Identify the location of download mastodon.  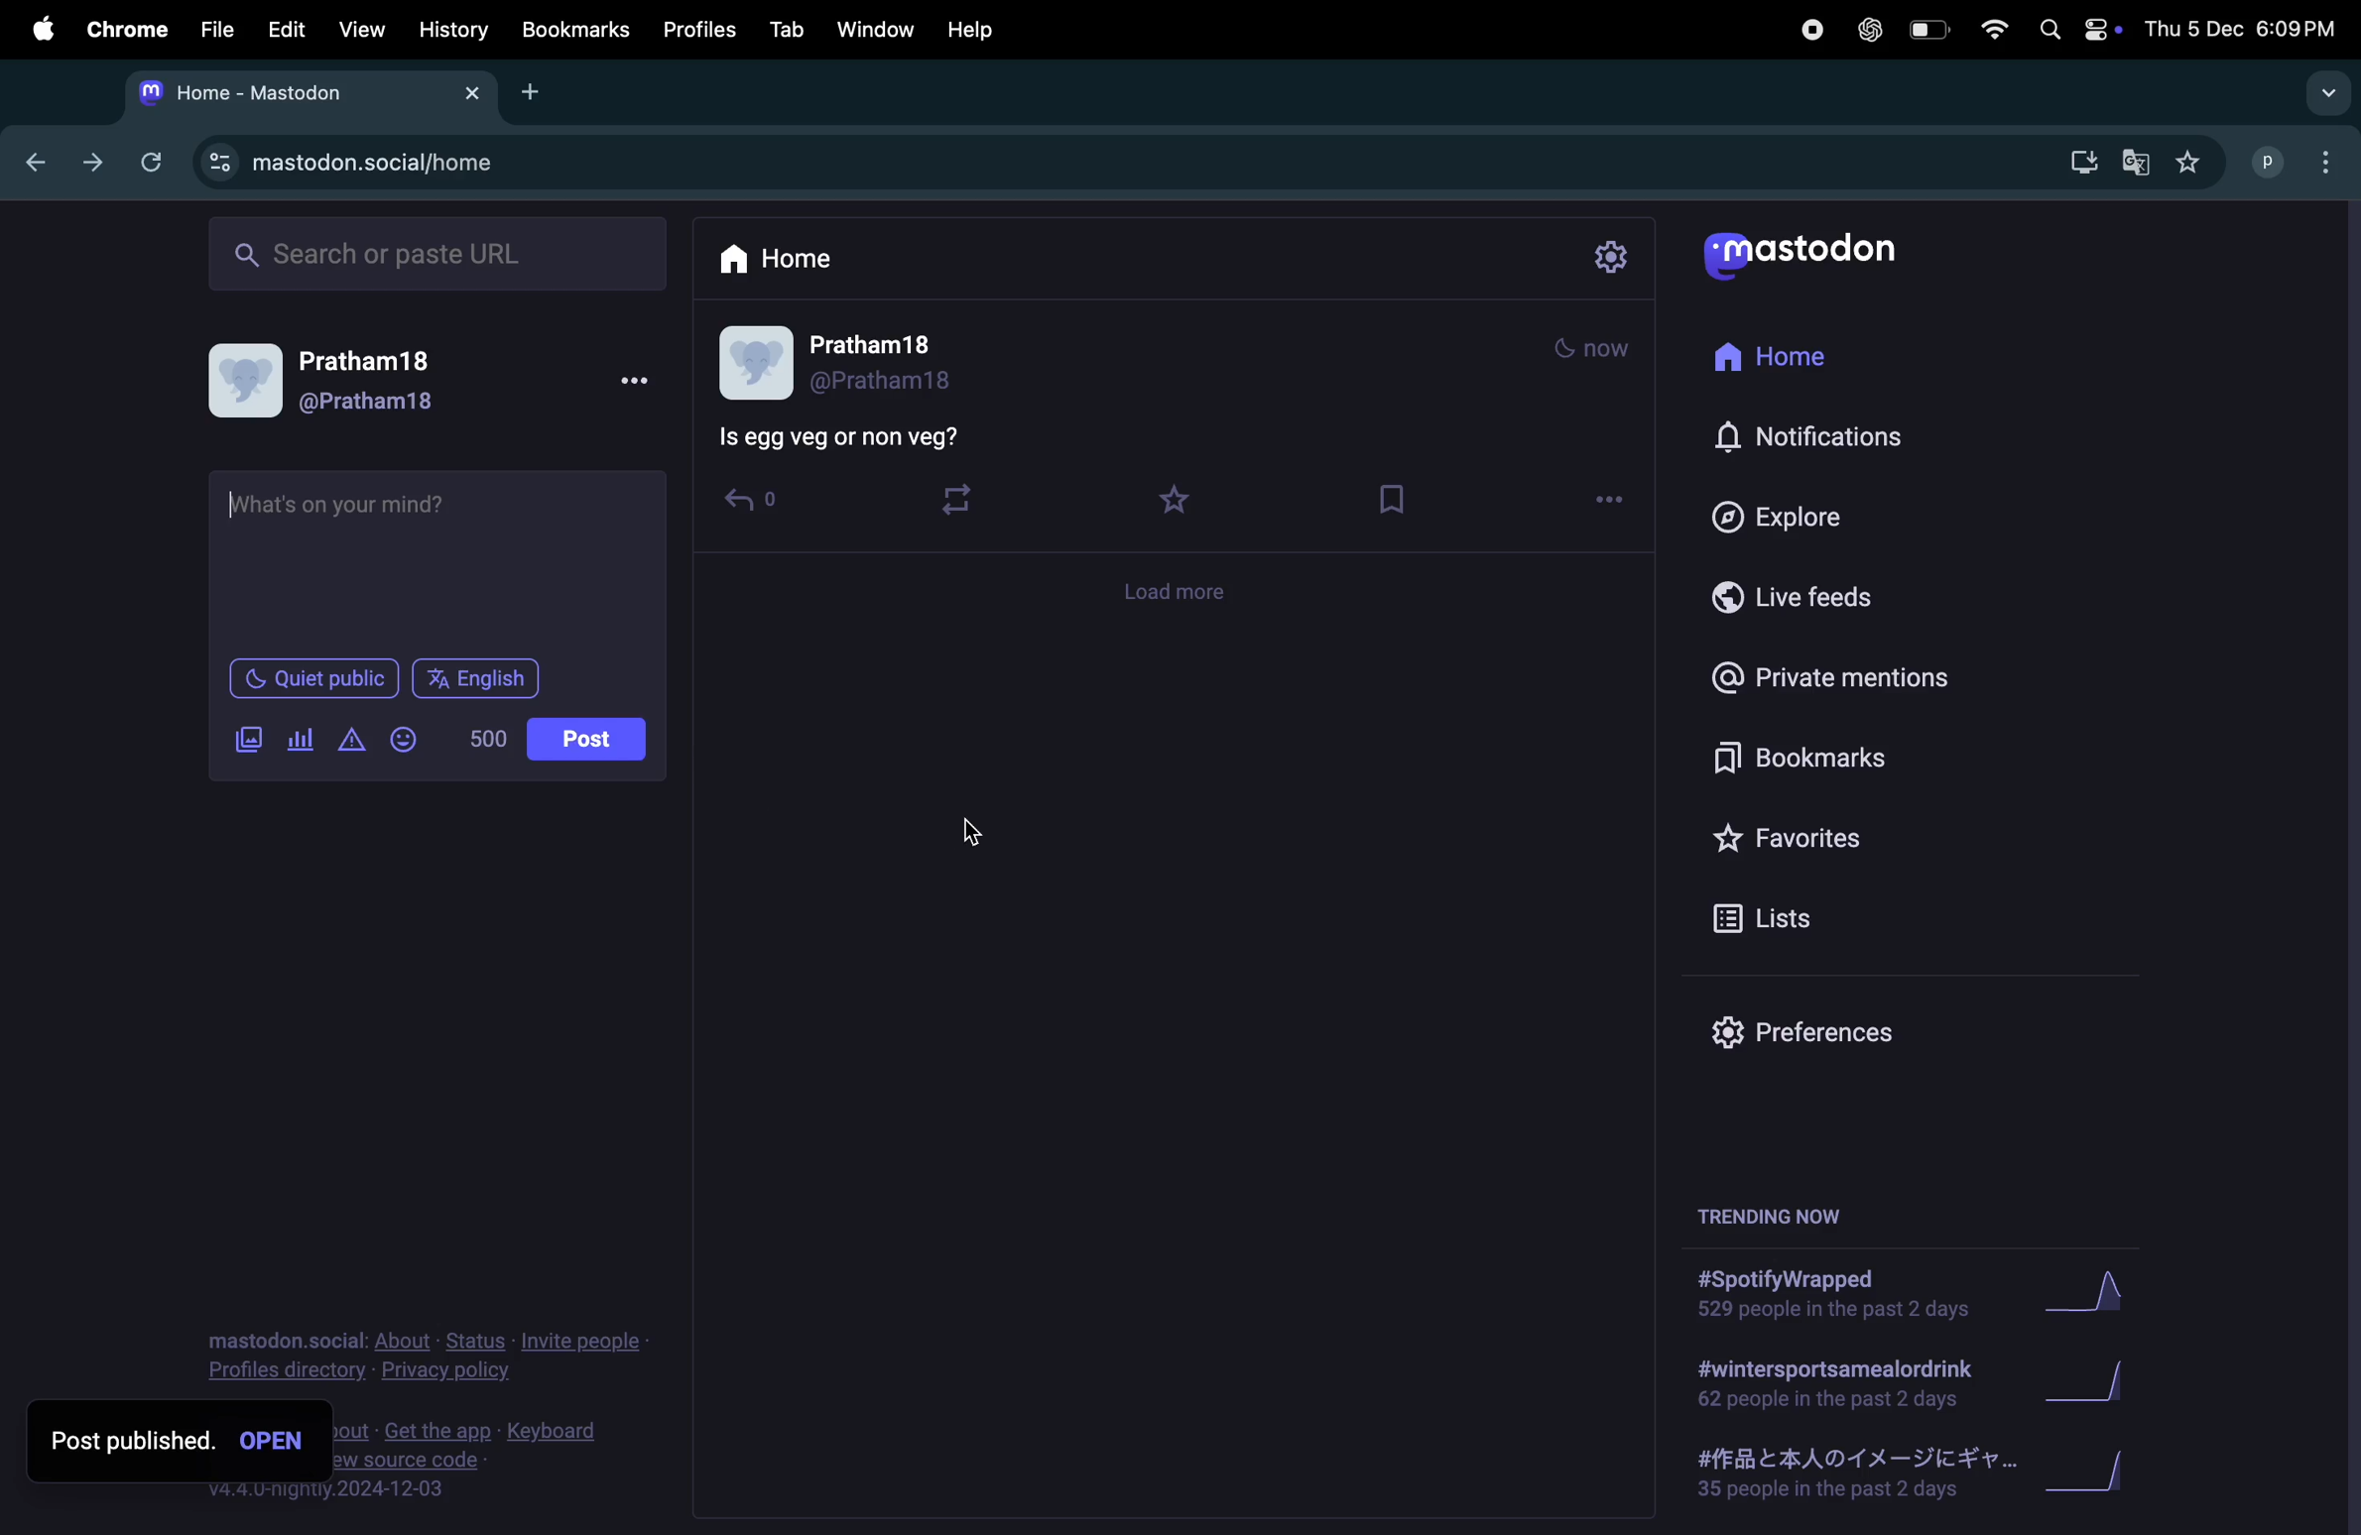
(2079, 162).